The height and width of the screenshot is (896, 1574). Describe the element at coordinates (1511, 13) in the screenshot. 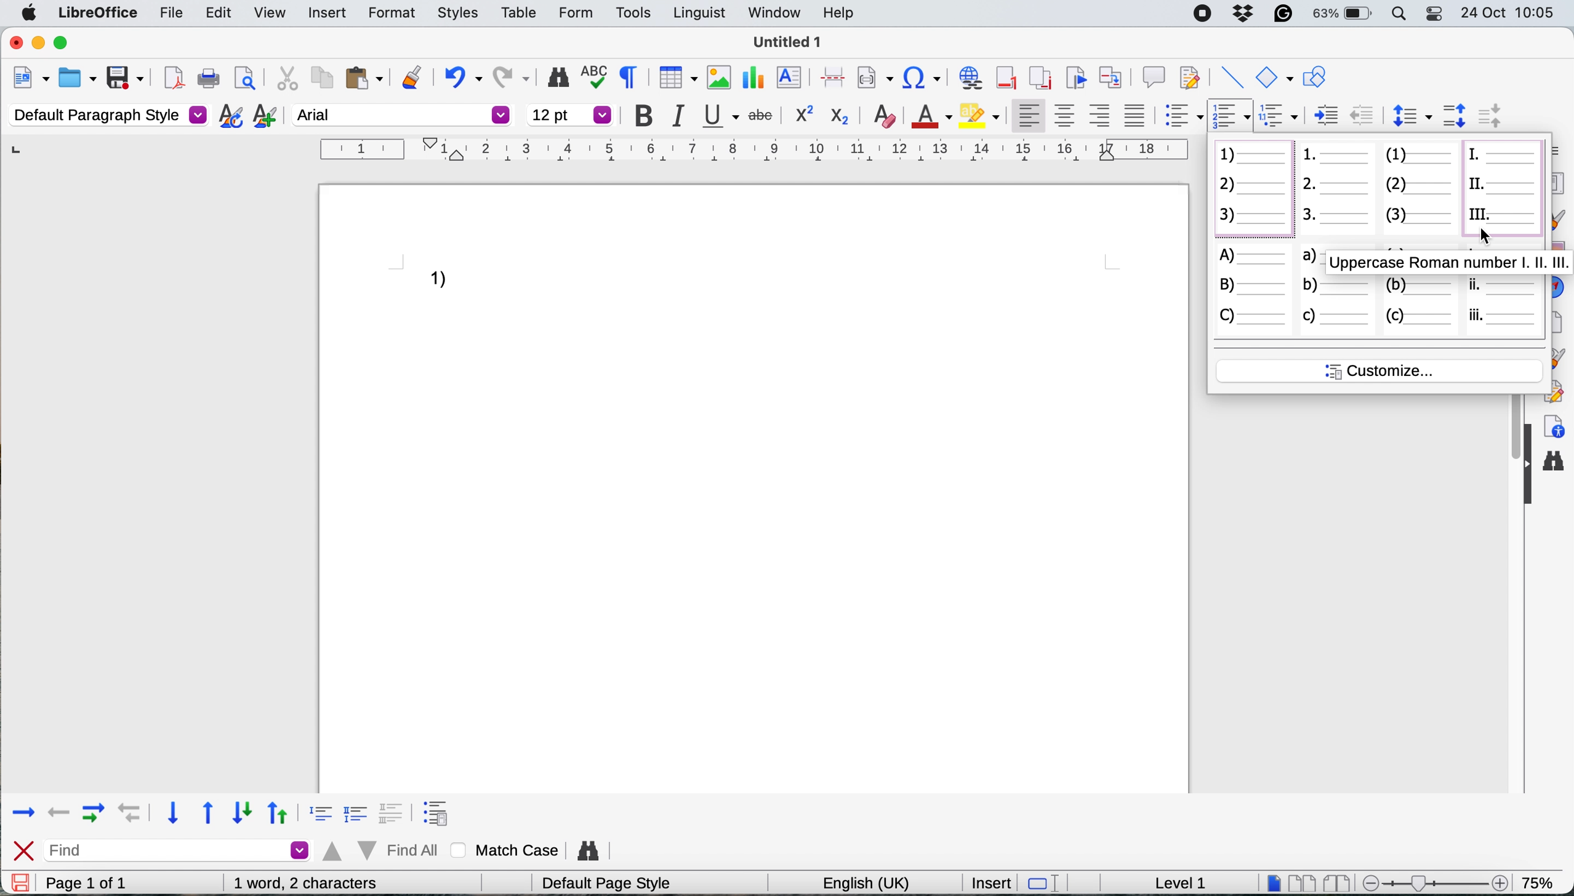

I see `24-Oct 10:05` at that location.